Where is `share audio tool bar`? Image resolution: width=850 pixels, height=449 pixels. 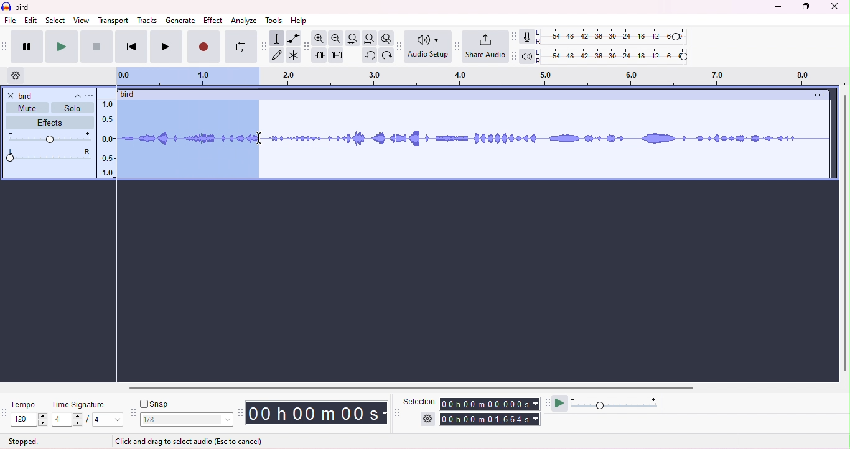
share audio tool bar is located at coordinates (458, 45).